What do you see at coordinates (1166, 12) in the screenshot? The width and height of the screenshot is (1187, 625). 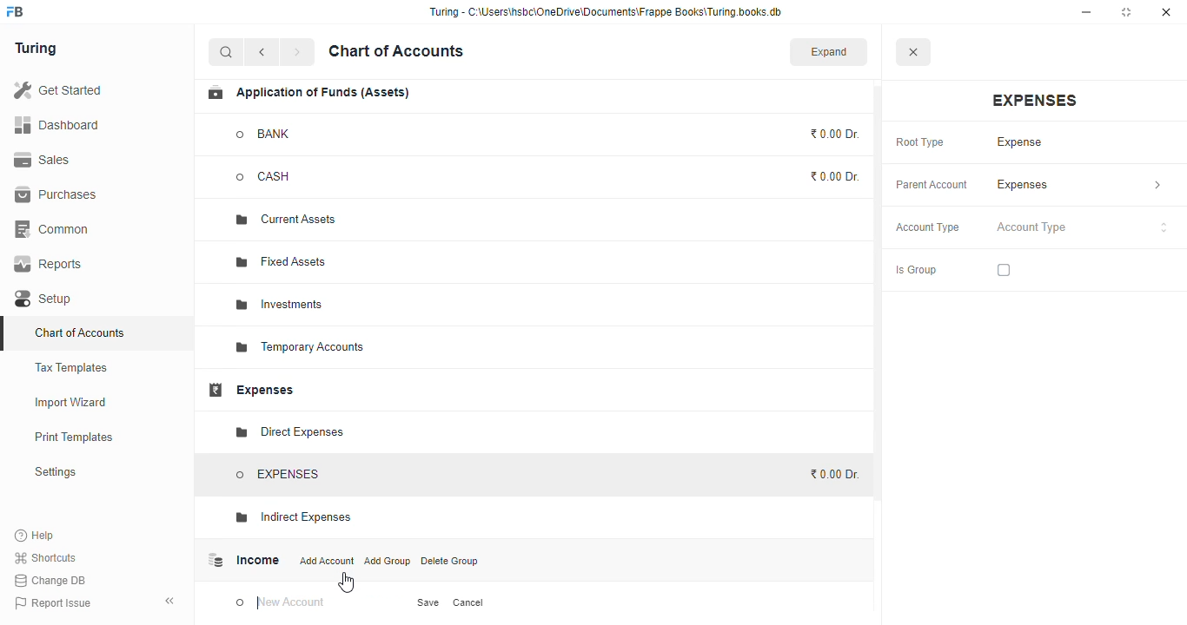 I see `close` at bounding box center [1166, 12].